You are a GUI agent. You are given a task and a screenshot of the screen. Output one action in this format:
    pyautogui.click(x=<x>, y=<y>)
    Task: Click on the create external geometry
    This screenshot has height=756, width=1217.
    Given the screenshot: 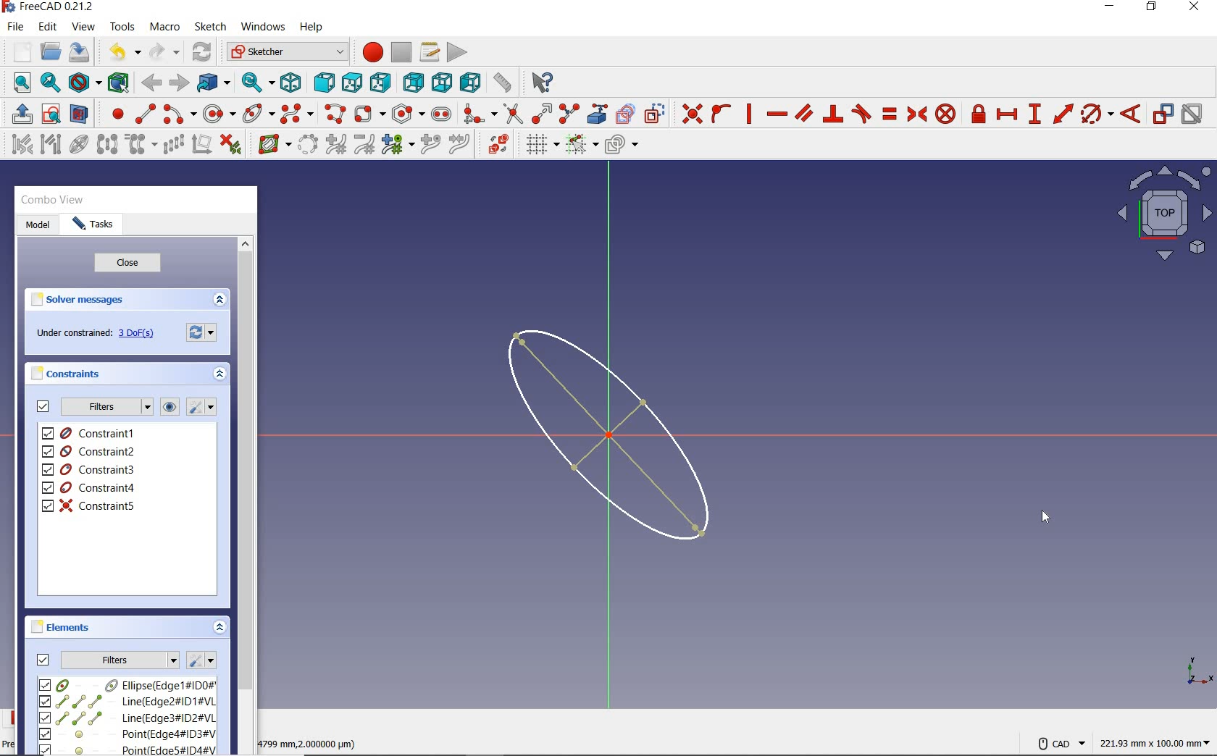 What is the action you would take?
    pyautogui.click(x=595, y=114)
    